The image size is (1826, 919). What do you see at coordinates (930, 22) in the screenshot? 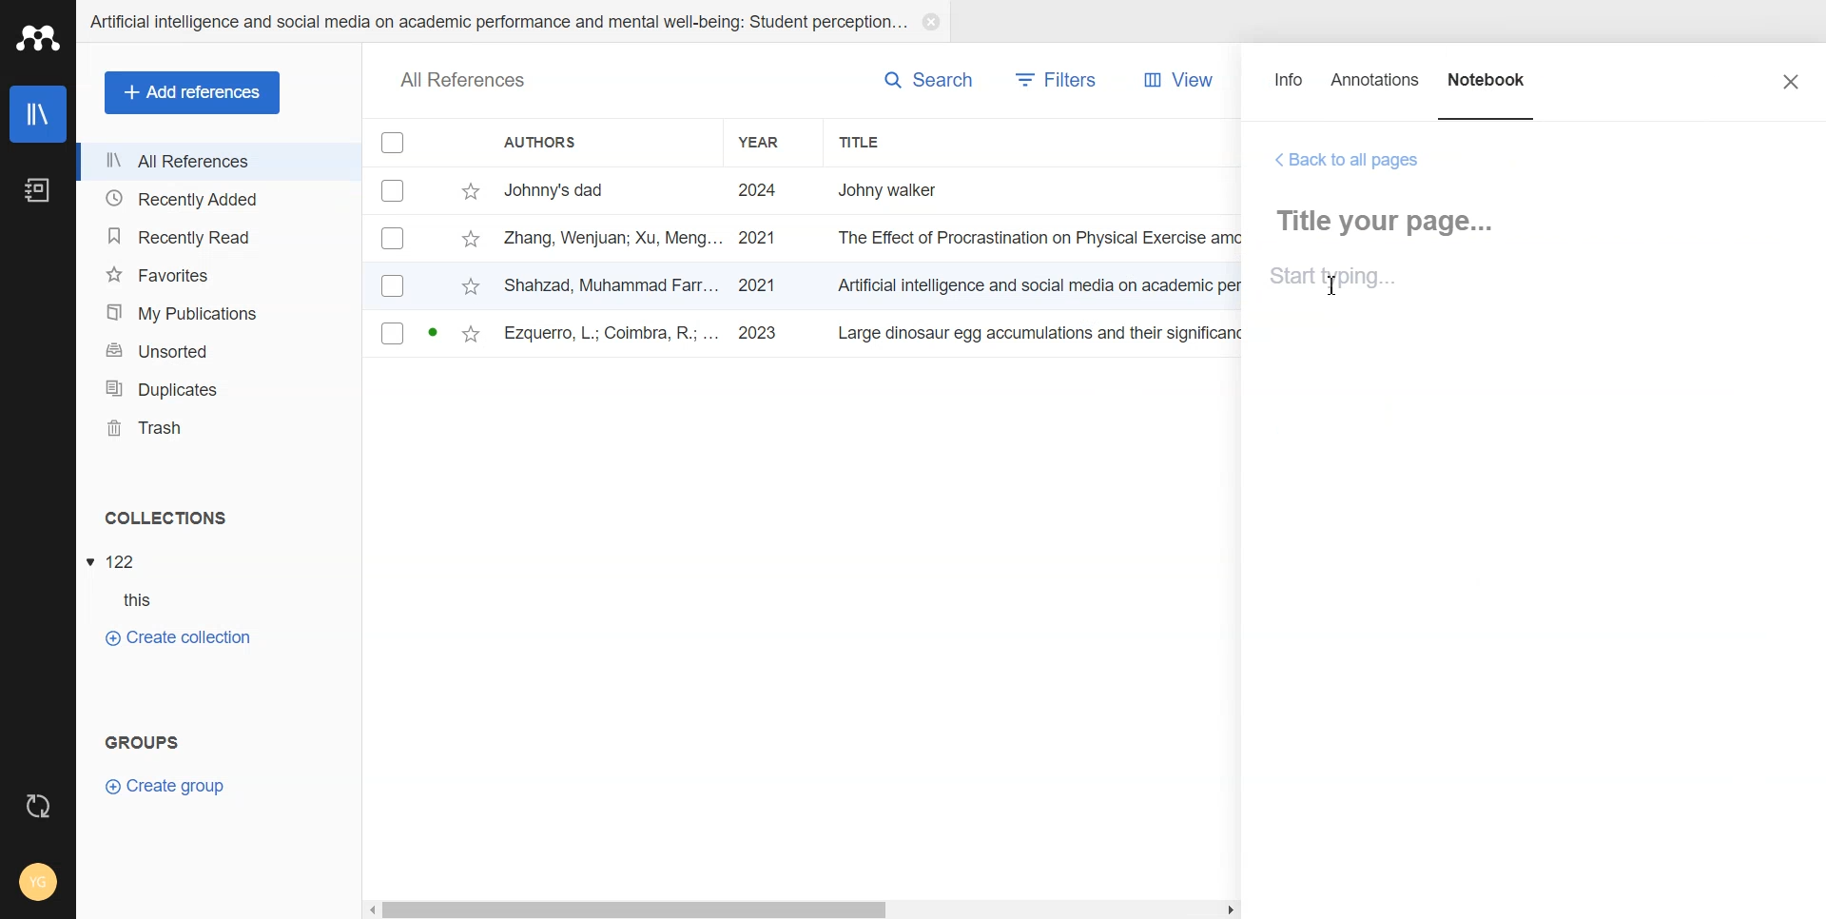
I see `Close` at bounding box center [930, 22].